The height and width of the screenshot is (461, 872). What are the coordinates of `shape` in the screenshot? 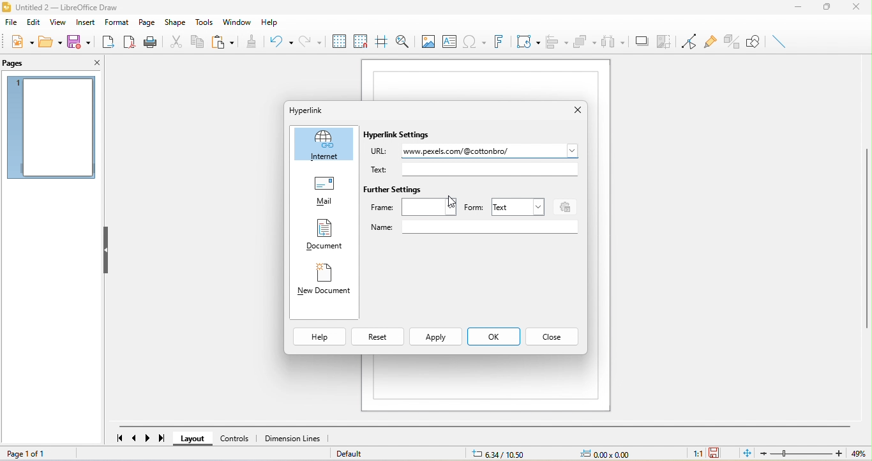 It's located at (175, 22).